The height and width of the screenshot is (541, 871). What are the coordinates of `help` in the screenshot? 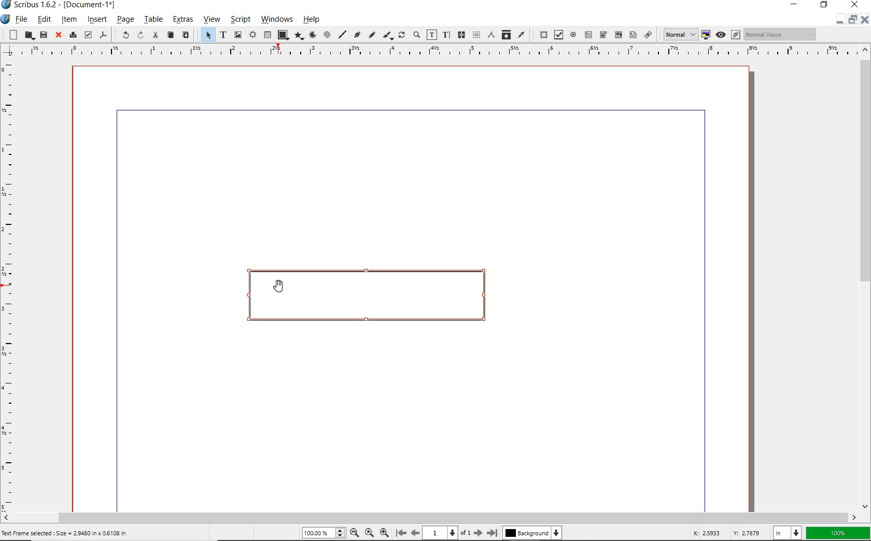 It's located at (314, 19).